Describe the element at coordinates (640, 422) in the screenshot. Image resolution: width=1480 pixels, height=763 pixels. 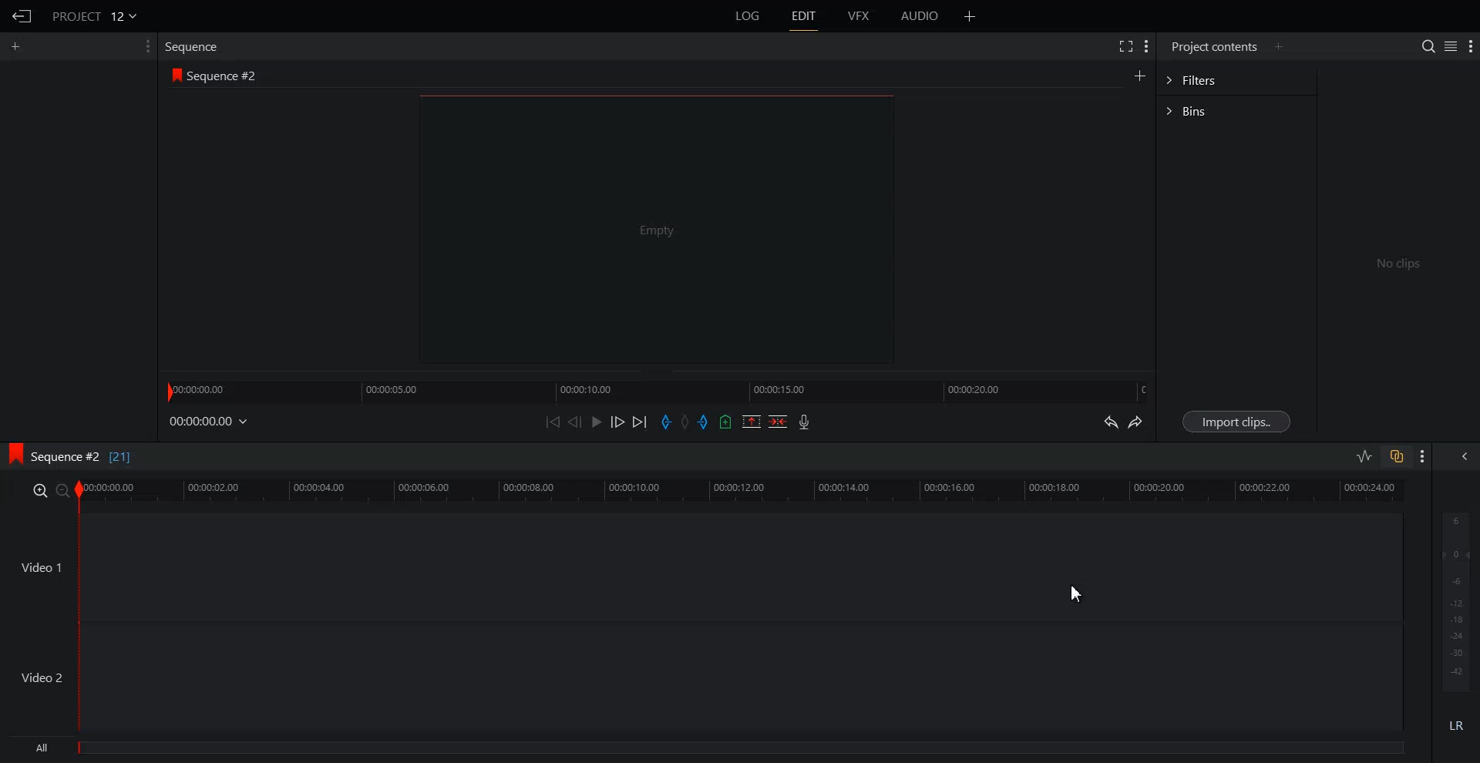
I see `Move Forward` at that location.